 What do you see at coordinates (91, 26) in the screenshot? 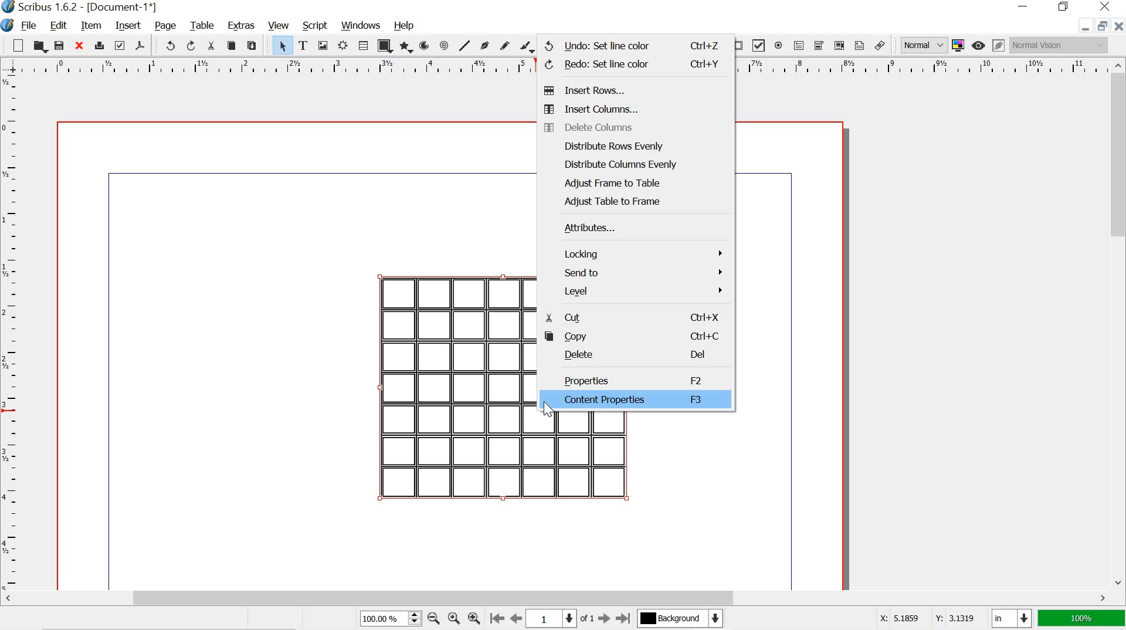
I see `item` at bounding box center [91, 26].